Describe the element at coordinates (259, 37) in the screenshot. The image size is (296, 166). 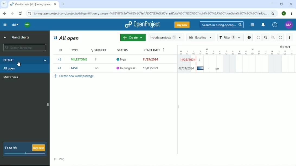
I see `Fullscreen` at that location.